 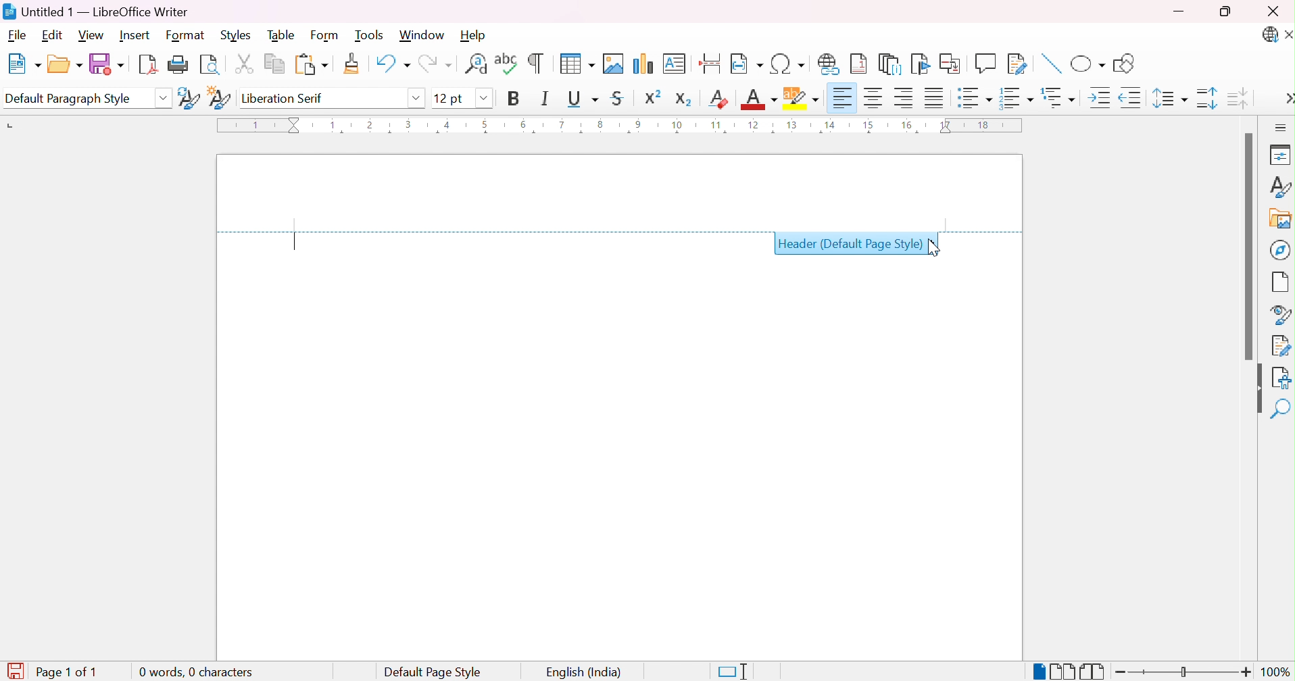 I want to click on Undo, so click(x=392, y=61).